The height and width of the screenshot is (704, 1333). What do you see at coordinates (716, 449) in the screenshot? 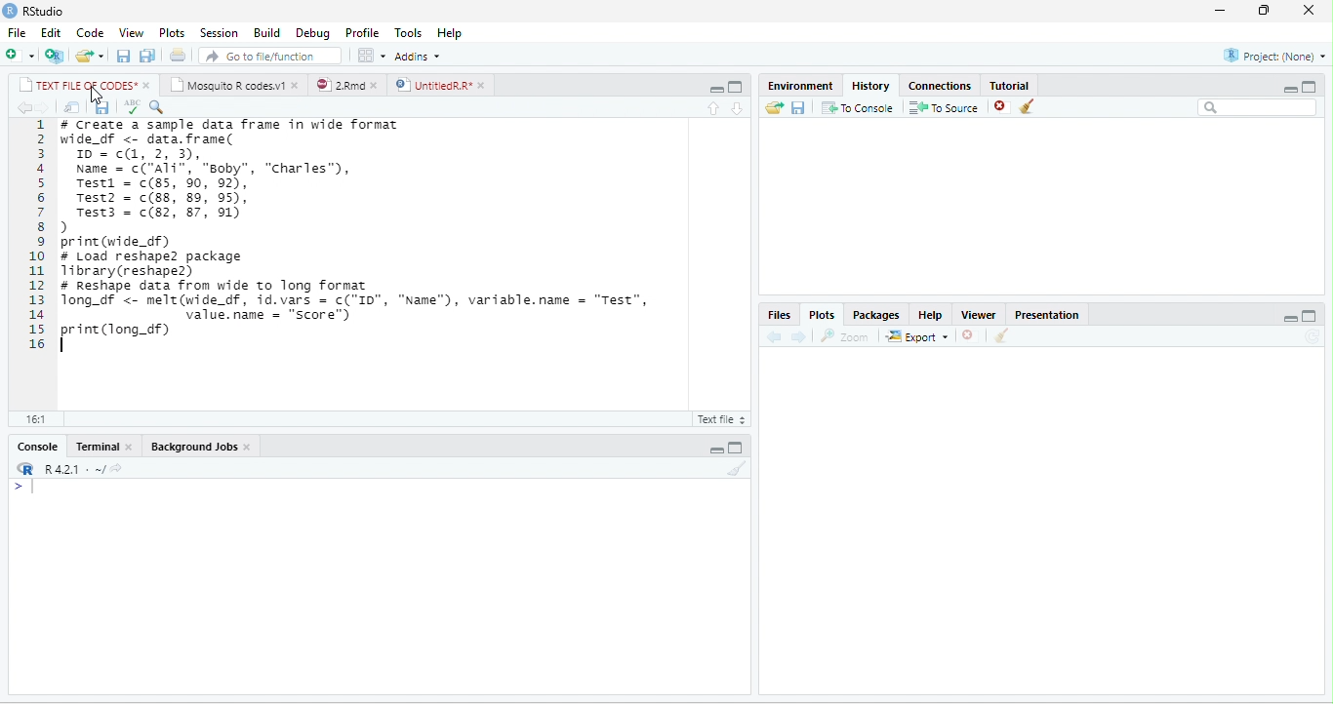
I see `minimize` at bounding box center [716, 449].